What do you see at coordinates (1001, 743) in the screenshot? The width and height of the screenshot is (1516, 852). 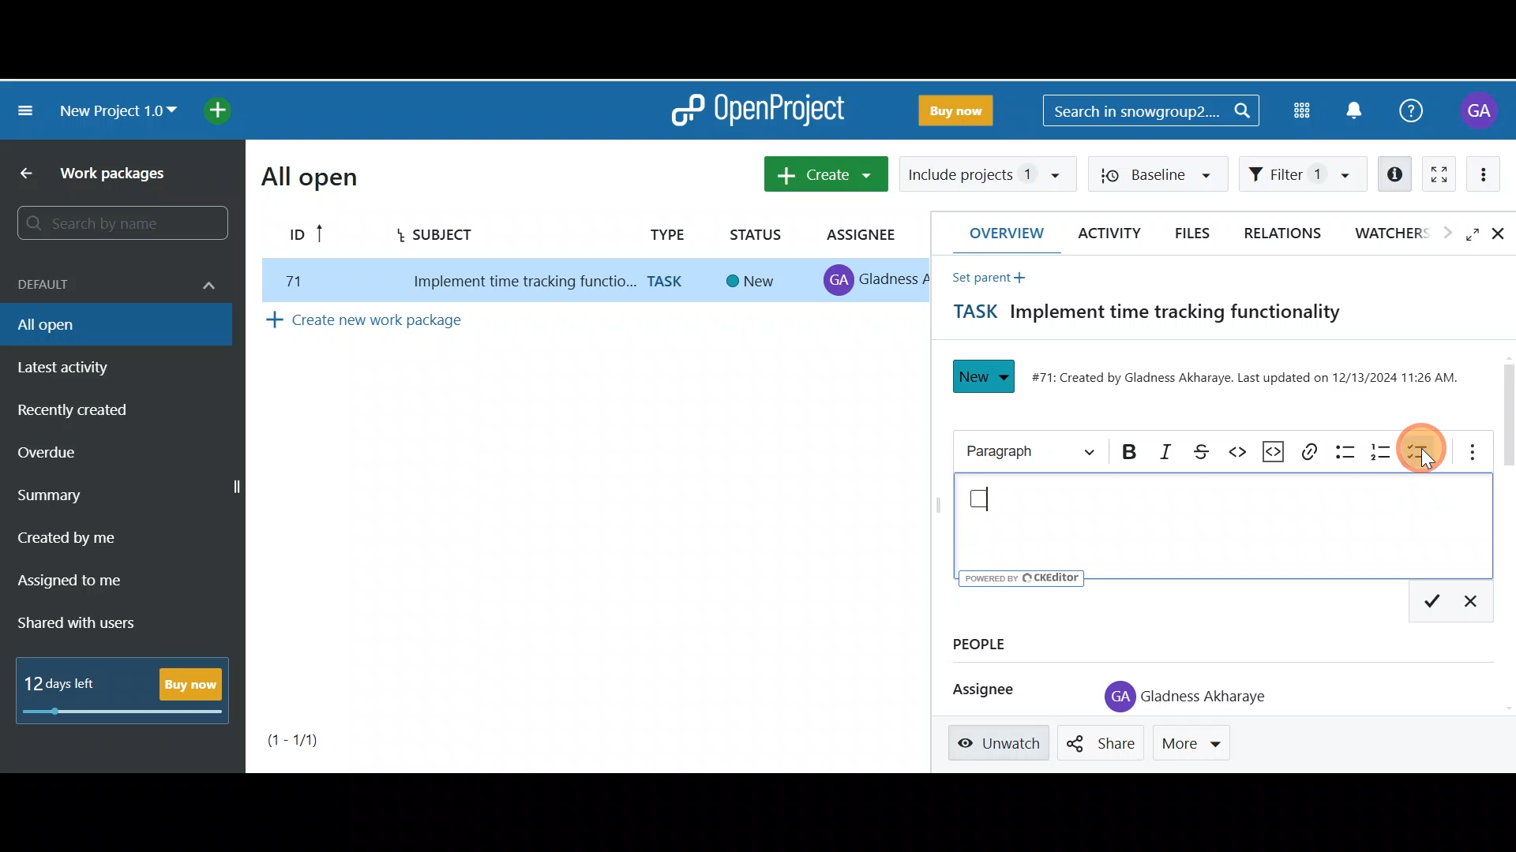 I see `Unwatch` at bounding box center [1001, 743].